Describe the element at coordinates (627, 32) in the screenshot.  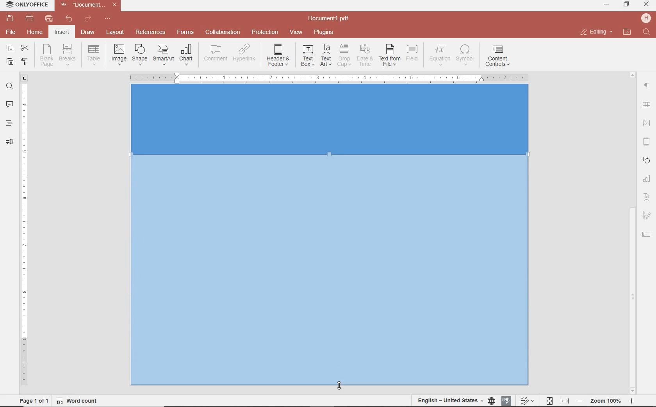
I see `open file location` at that location.